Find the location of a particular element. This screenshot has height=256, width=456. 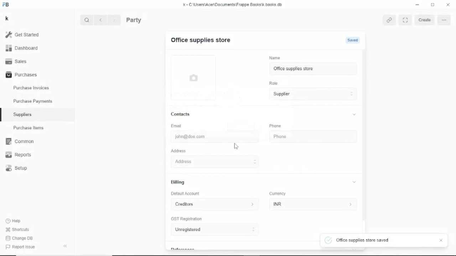

Get started is located at coordinates (22, 34).